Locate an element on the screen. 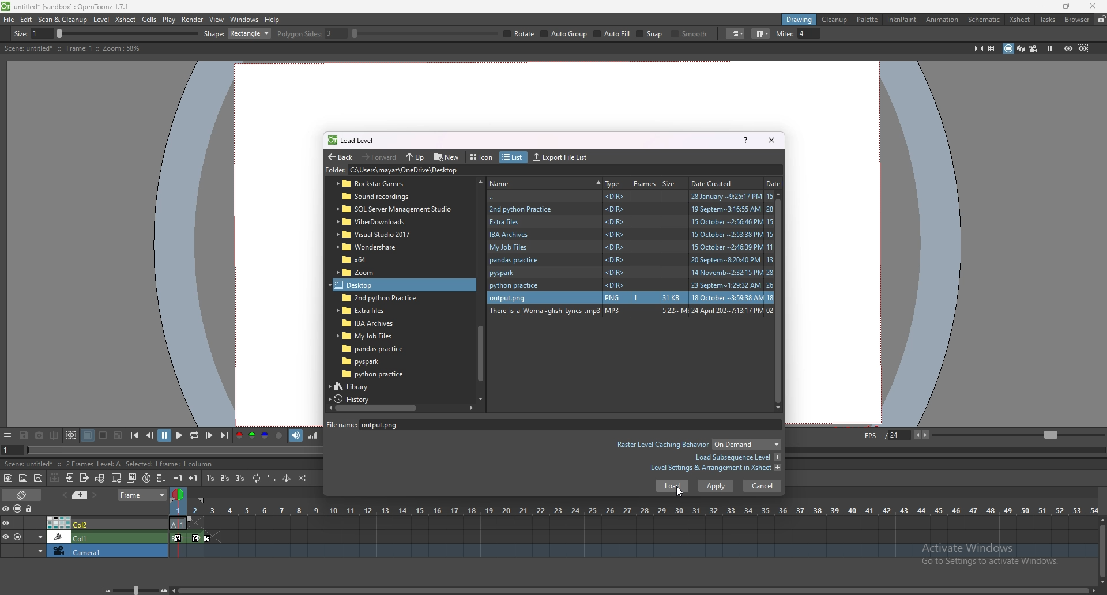 The image size is (1107, 595). shape is located at coordinates (469, 33).